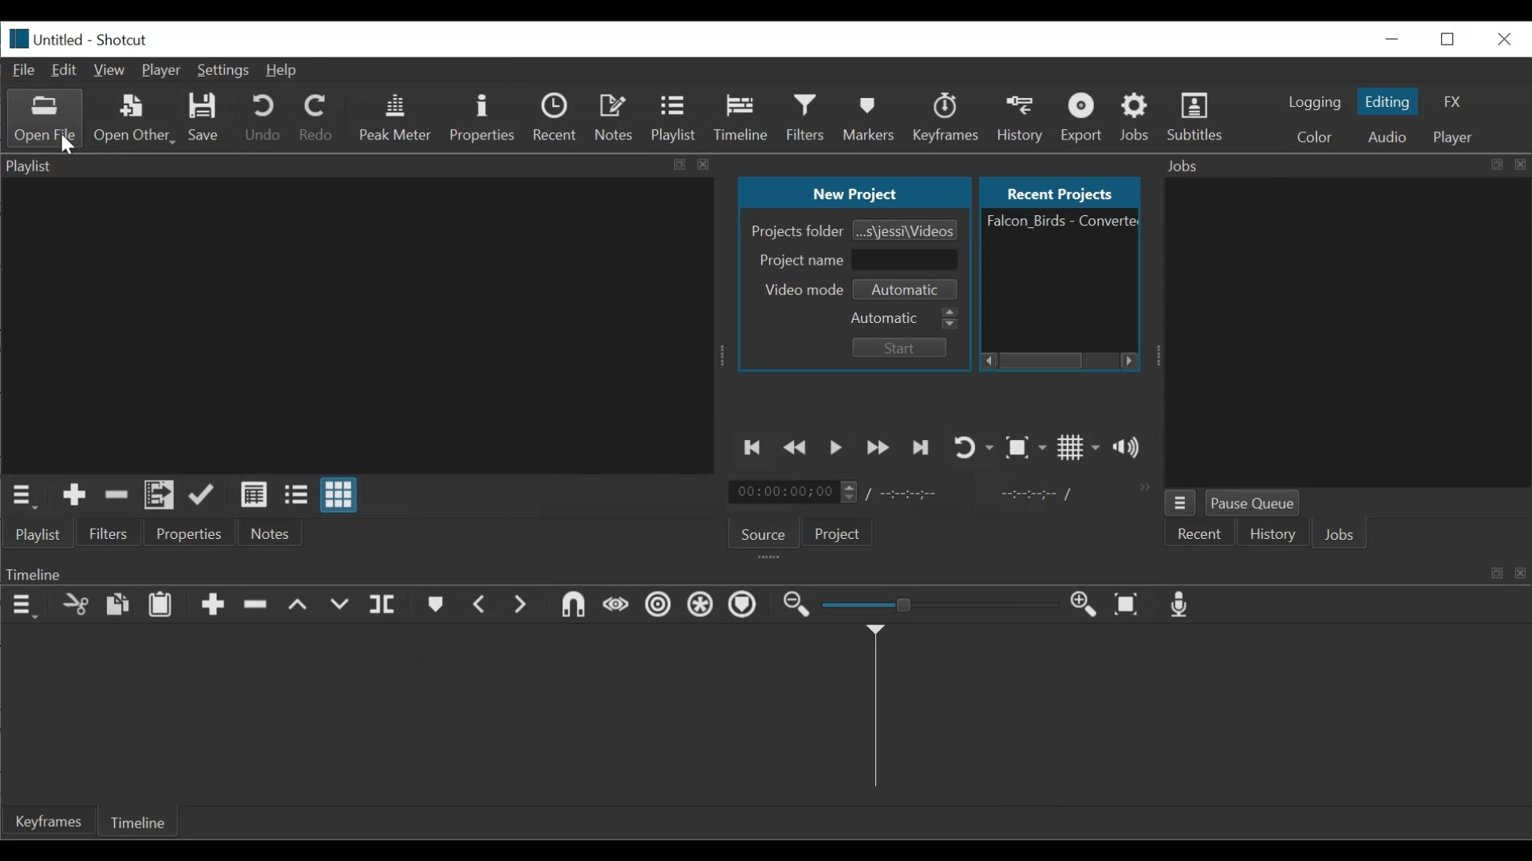 The image size is (1532, 861). Describe the element at coordinates (112, 70) in the screenshot. I see `View` at that location.